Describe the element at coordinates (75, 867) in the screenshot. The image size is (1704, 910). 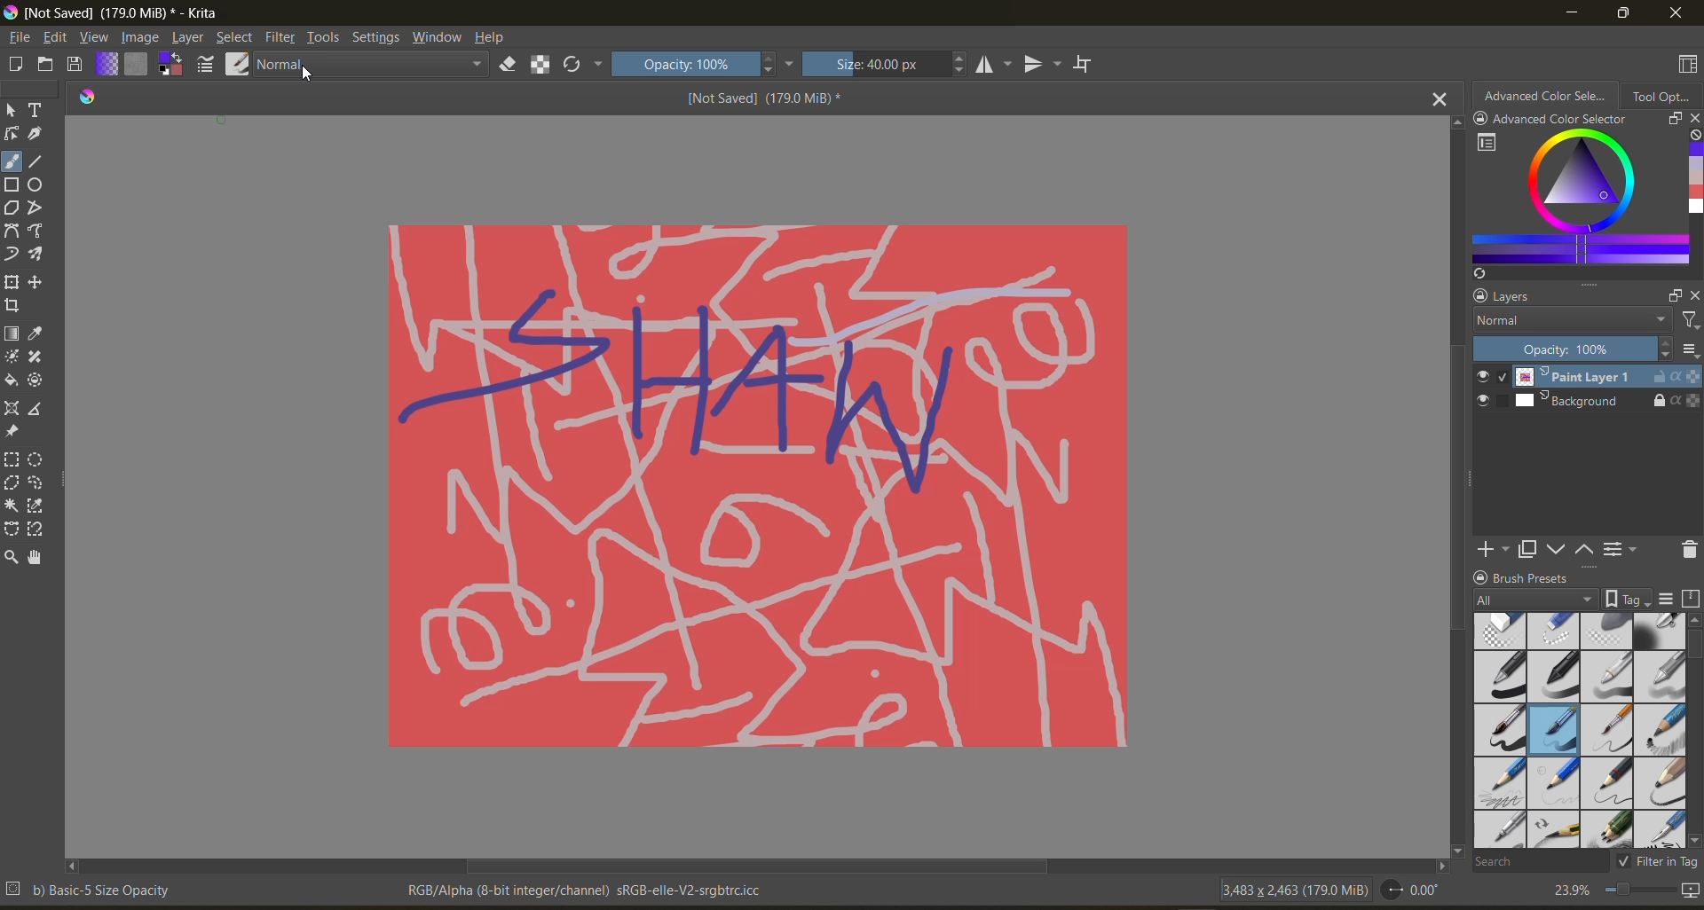
I see `scroll left` at that location.